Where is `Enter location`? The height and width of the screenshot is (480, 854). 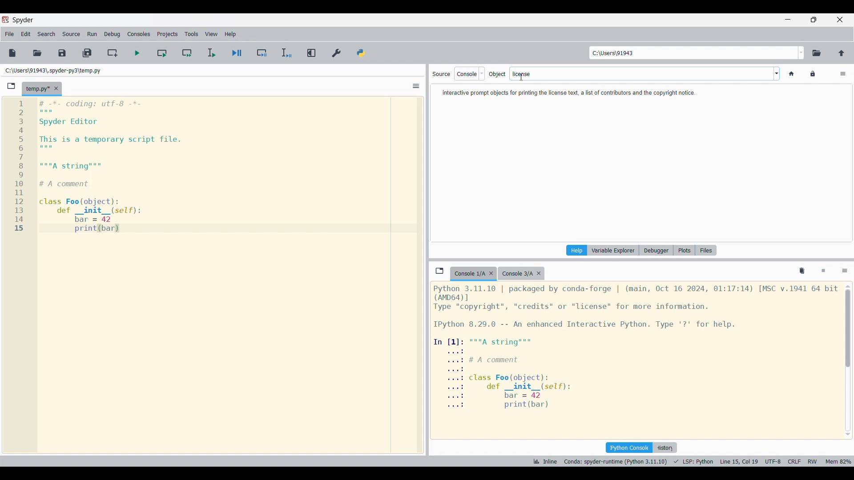
Enter location is located at coordinates (693, 53).